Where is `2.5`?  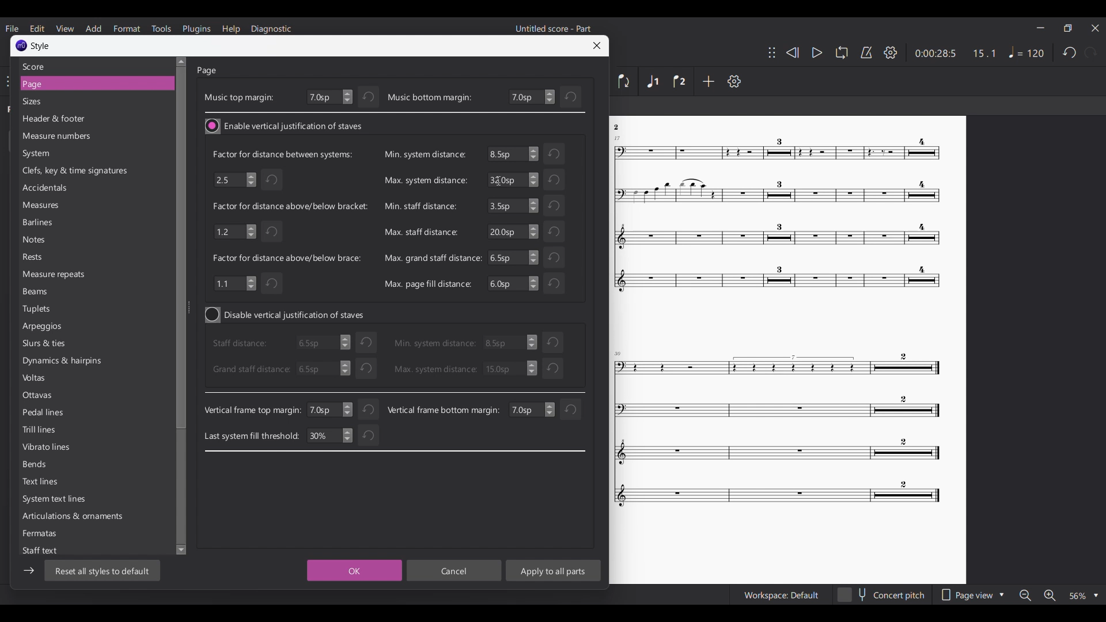
2.5 is located at coordinates (234, 179).